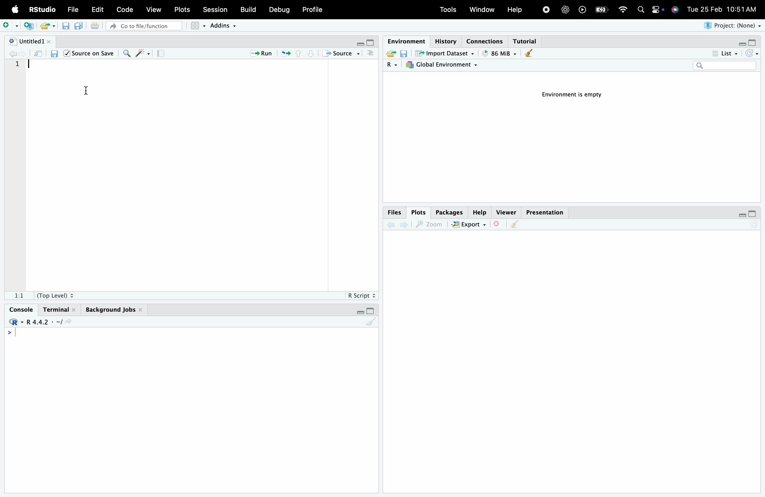 The height and width of the screenshot is (497, 765). What do you see at coordinates (407, 227) in the screenshot?
I see `next` at bounding box center [407, 227].